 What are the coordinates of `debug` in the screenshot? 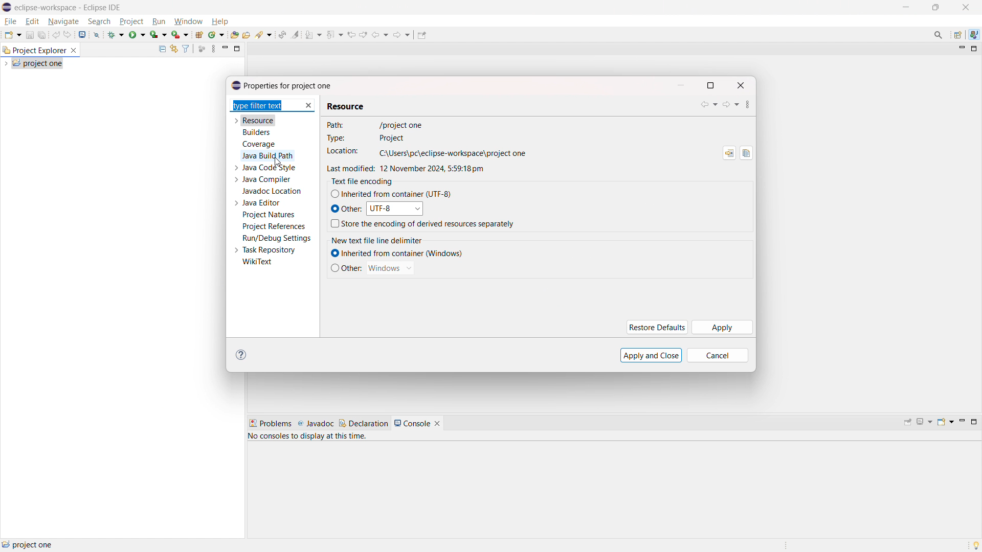 It's located at (116, 34).